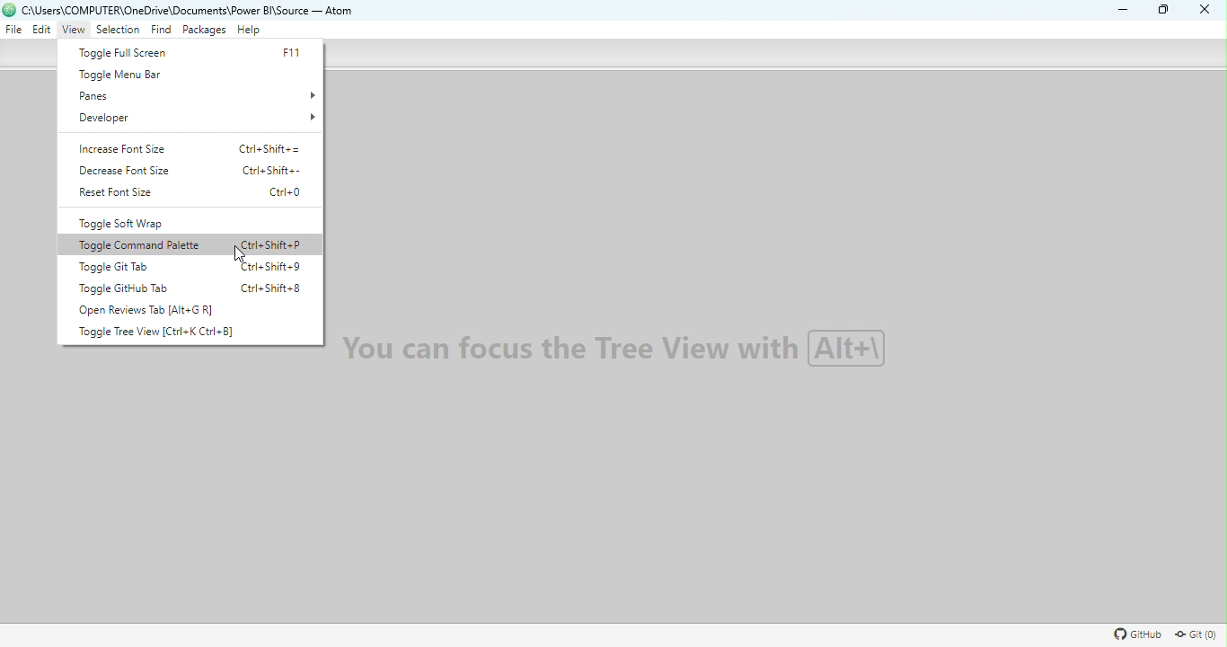  Describe the element at coordinates (168, 308) in the screenshot. I see `Open reviews tab` at that location.